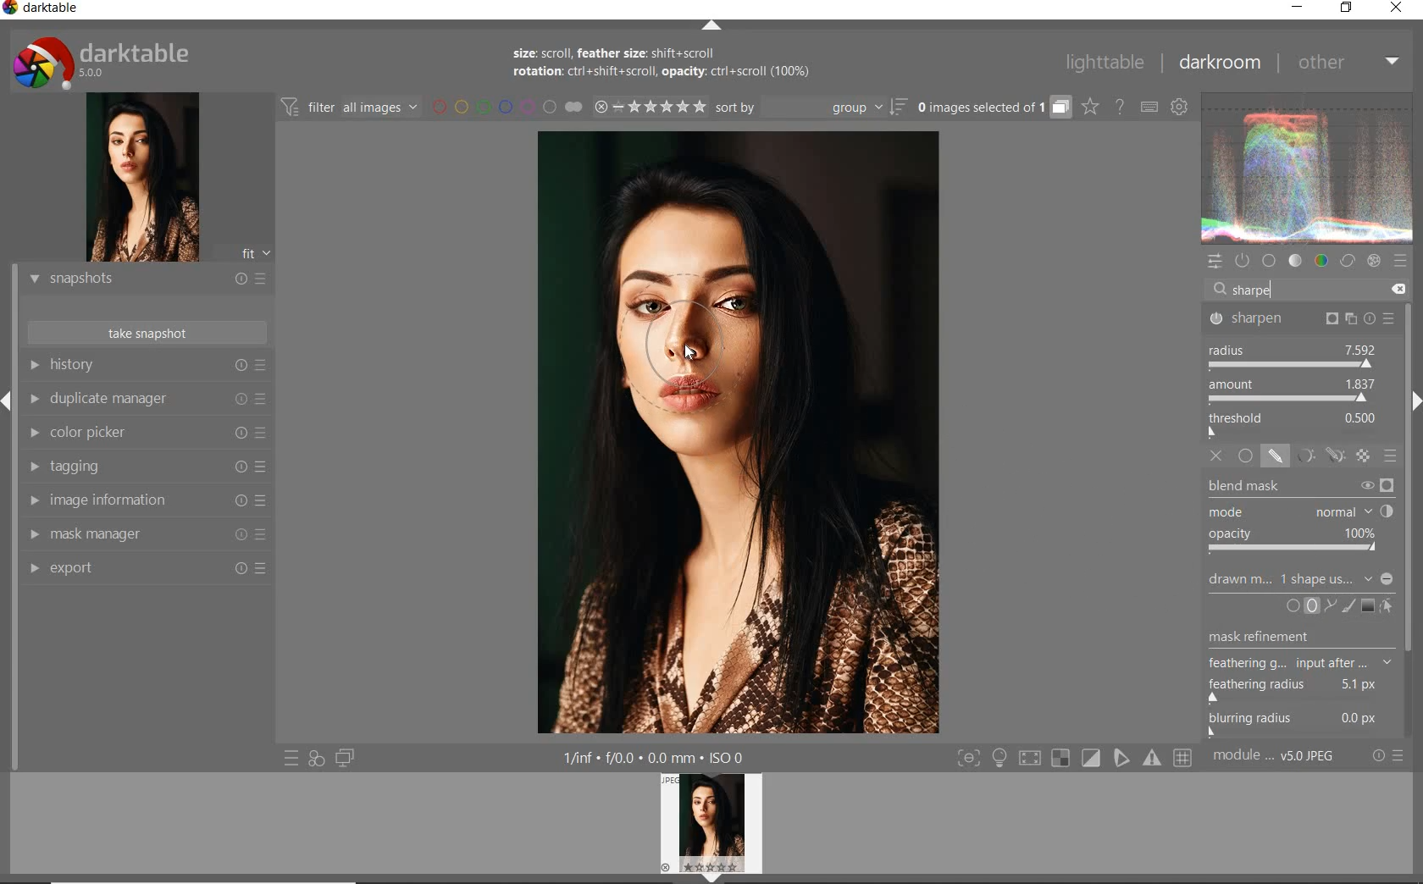 This screenshot has height=884, width=1423. What do you see at coordinates (1316, 456) in the screenshot?
I see `MASK MODES` at bounding box center [1316, 456].